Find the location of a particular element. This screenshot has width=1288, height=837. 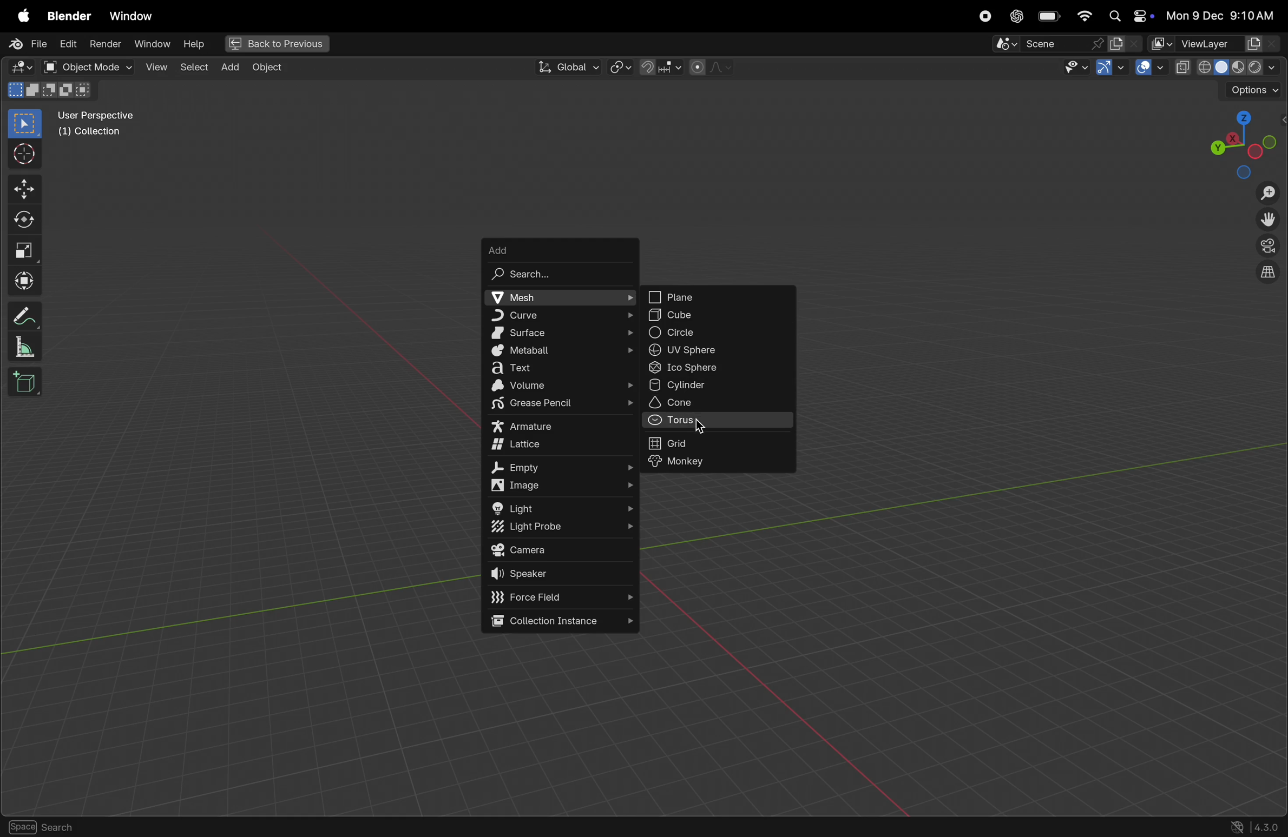

render is located at coordinates (105, 44).